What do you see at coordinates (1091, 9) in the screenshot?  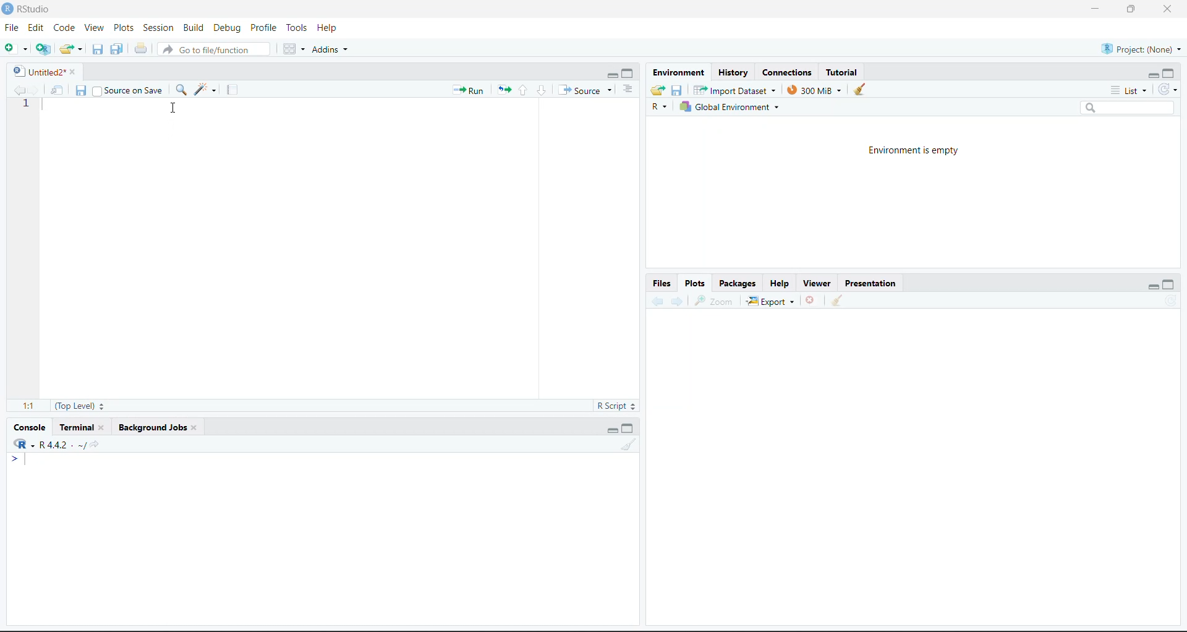 I see `minimize` at bounding box center [1091, 9].